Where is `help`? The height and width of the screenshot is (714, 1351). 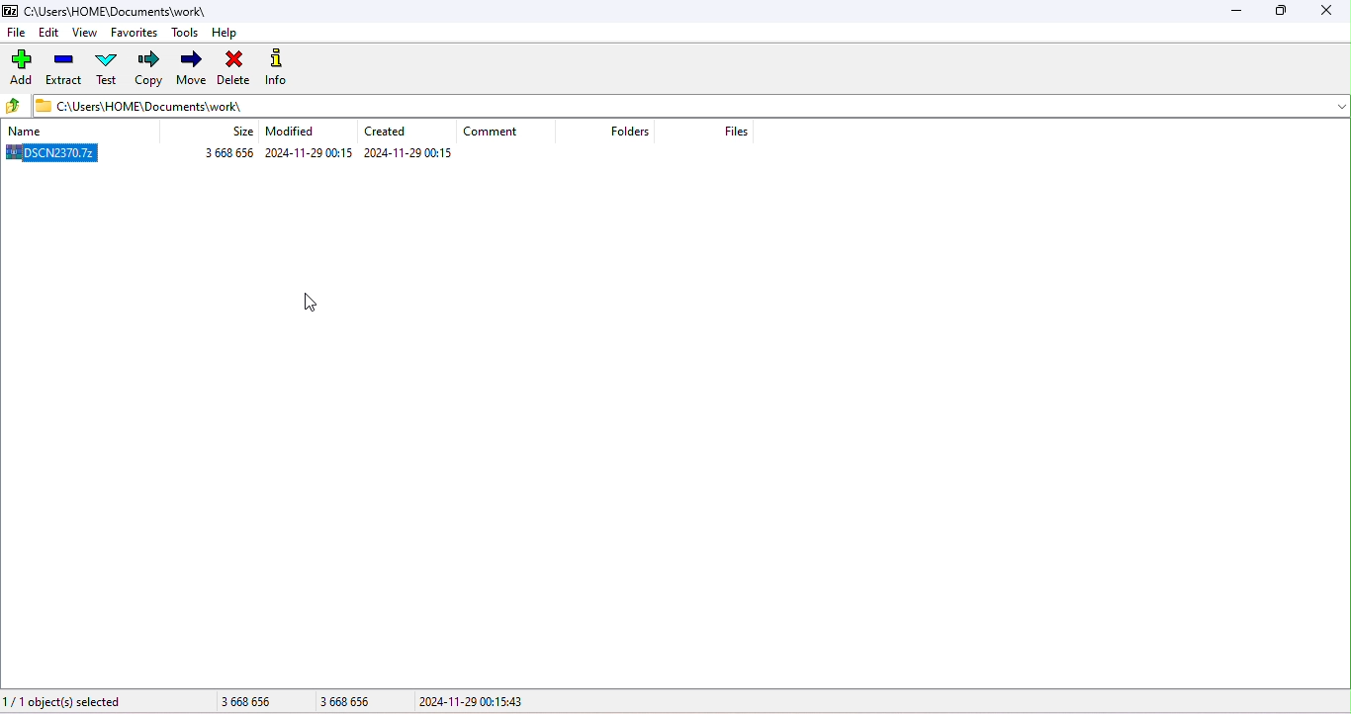 help is located at coordinates (228, 36).